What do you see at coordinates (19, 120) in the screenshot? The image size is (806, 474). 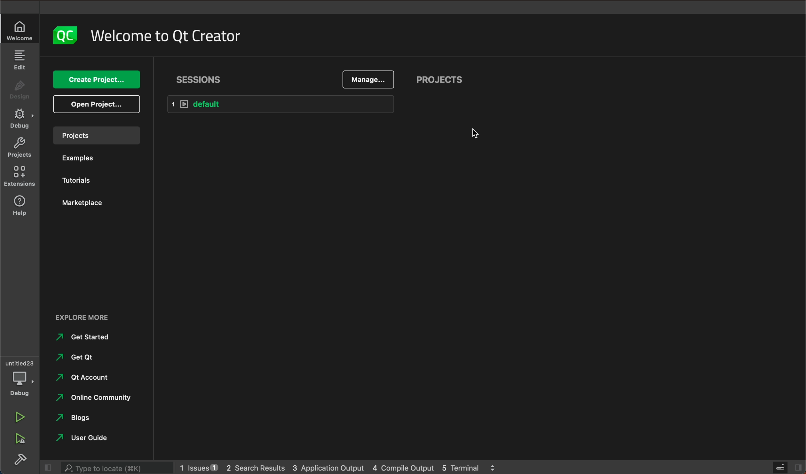 I see `debug` at bounding box center [19, 120].